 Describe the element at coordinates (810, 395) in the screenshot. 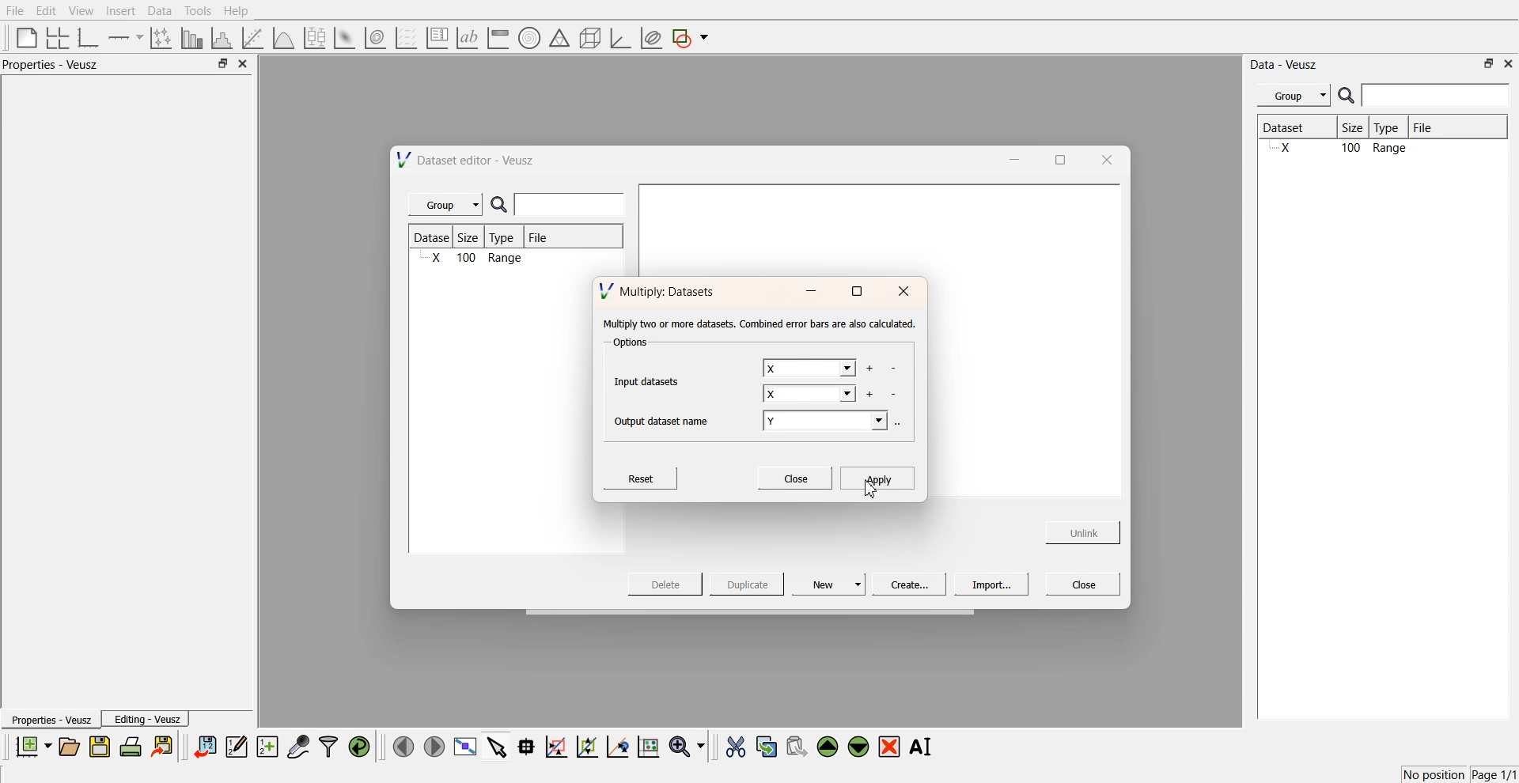

I see `X` at that location.